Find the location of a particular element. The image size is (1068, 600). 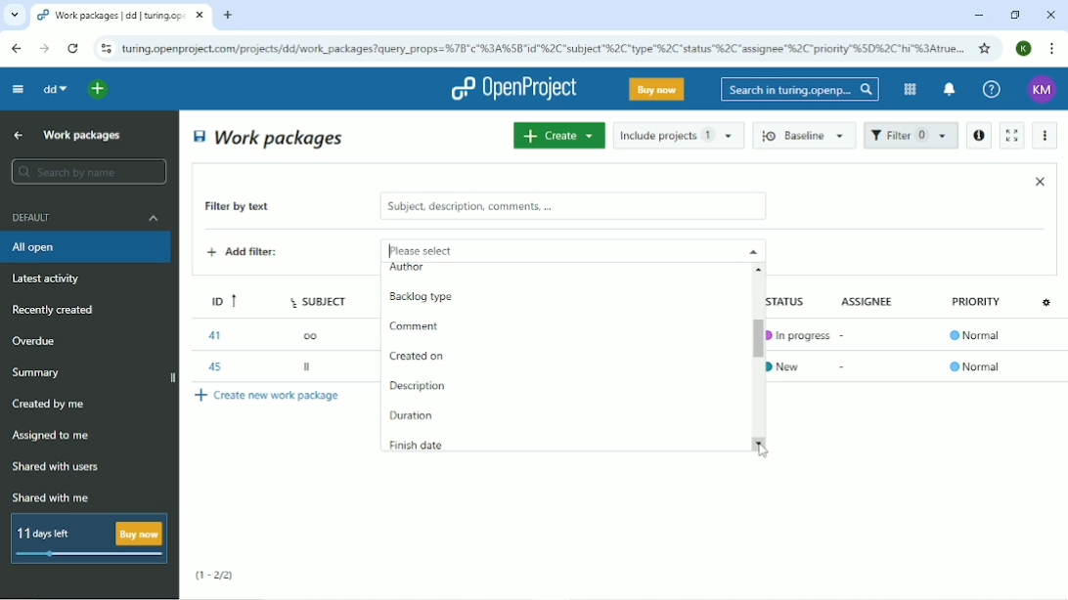

oo is located at coordinates (316, 334).